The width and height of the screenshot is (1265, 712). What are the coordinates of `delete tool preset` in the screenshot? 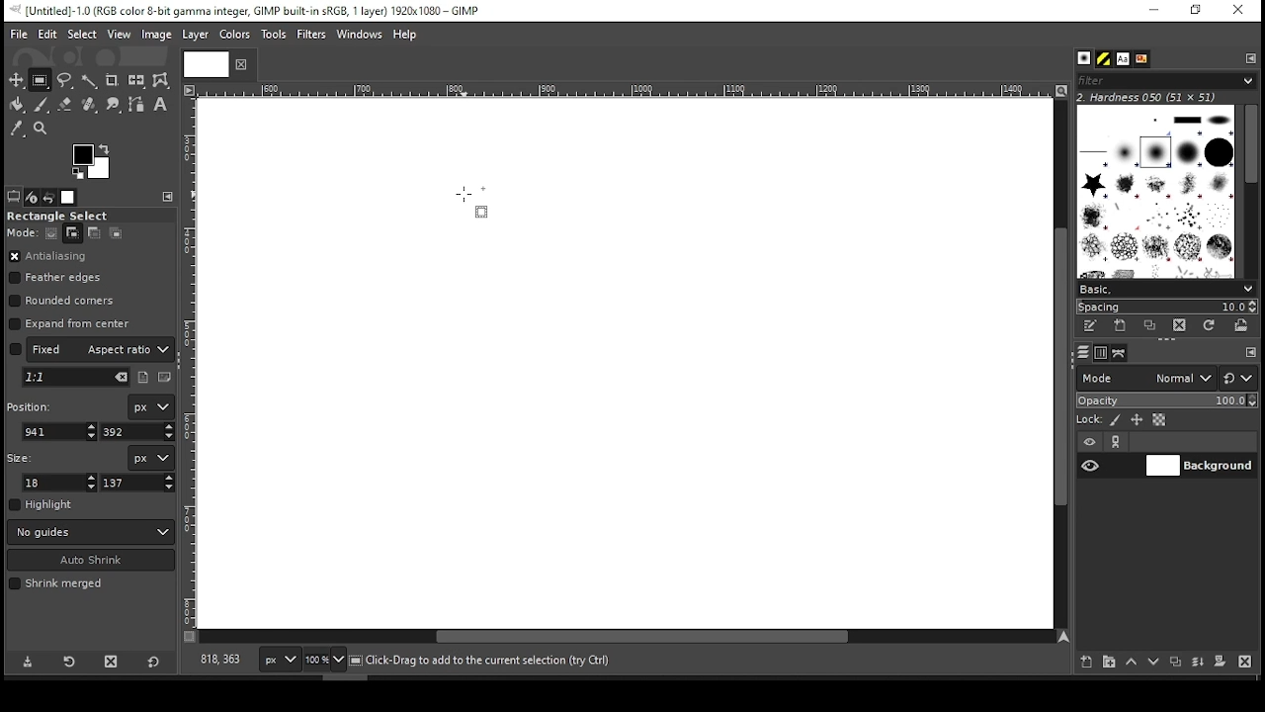 It's located at (117, 661).